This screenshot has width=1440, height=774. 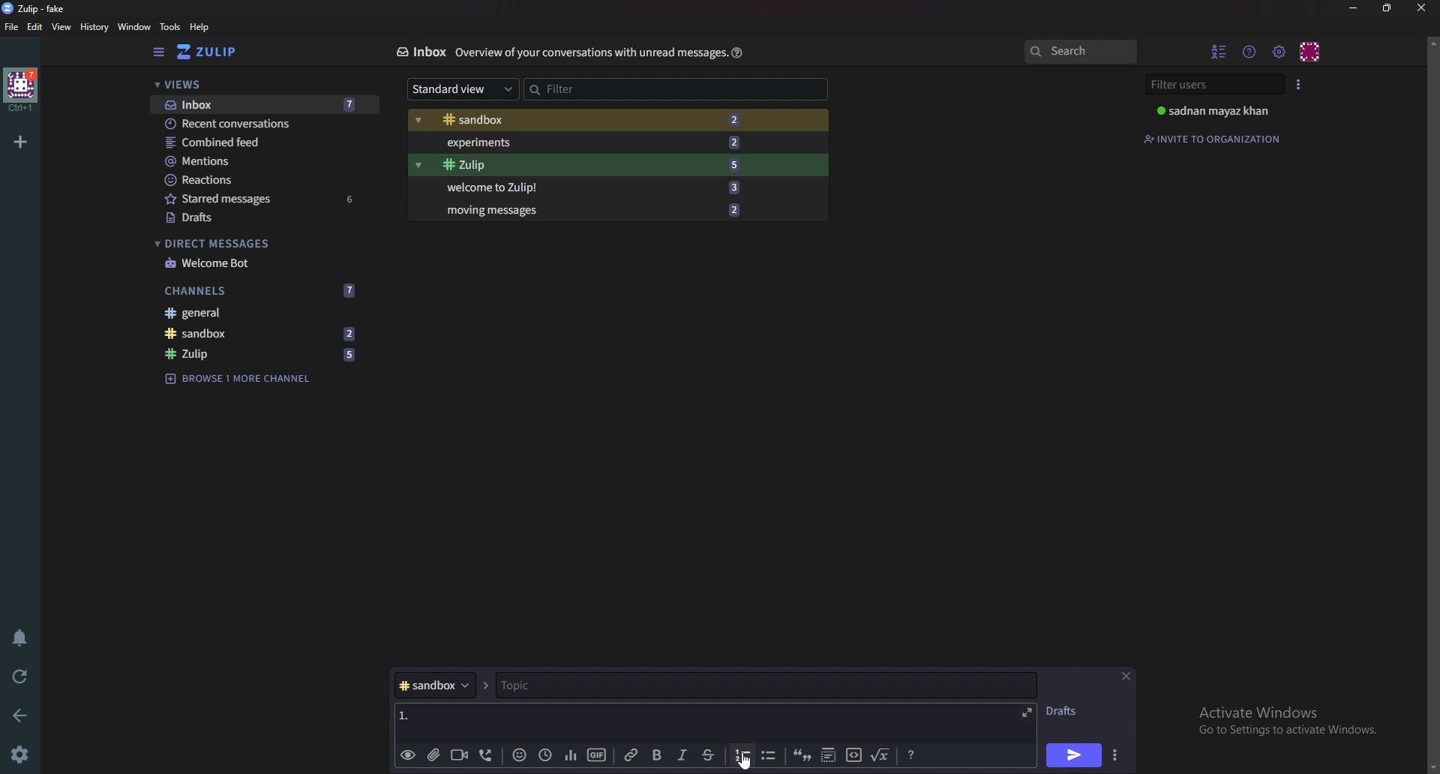 I want to click on Inbox, so click(x=420, y=52).